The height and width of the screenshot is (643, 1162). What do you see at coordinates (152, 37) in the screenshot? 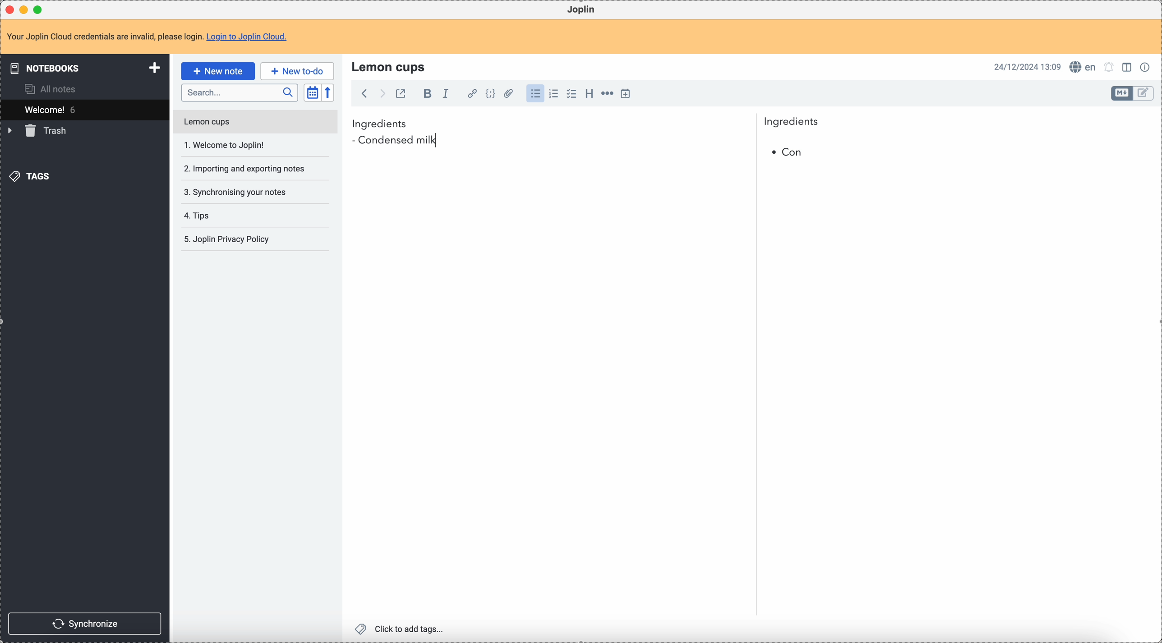
I see `note` at bounding box center [152, 37].